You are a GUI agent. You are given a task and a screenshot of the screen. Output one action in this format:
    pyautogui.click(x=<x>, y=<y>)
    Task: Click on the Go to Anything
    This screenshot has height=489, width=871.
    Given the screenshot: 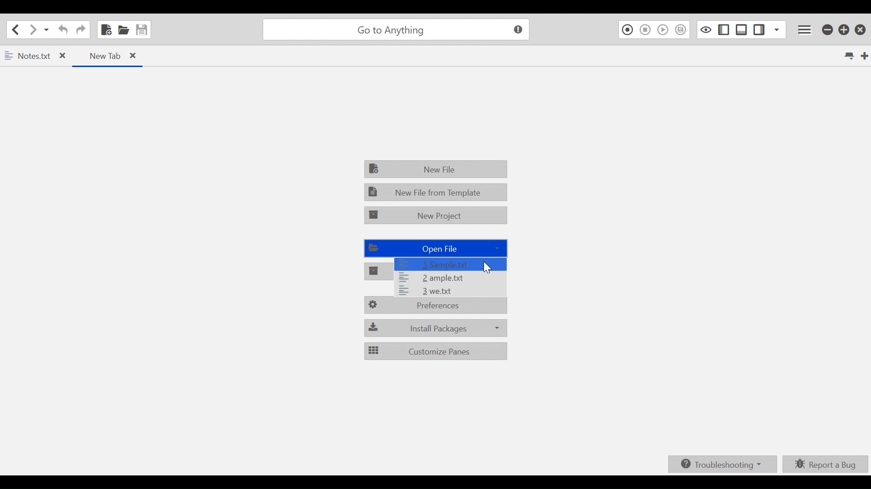 What is the action you would take?
    pyautogui.click(x=398, y=30)
    